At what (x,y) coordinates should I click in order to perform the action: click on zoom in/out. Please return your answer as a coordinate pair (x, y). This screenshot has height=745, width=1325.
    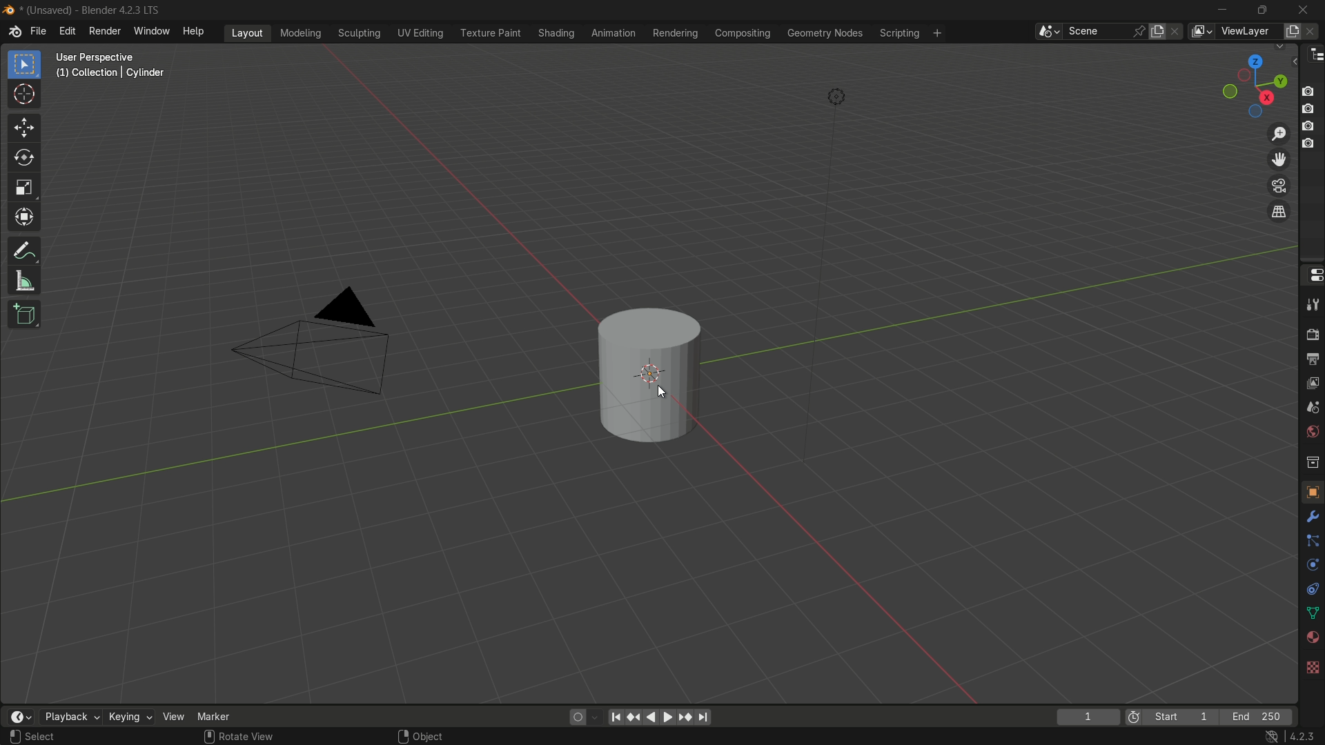
    Looking at the image, I should click on (1279, 133).